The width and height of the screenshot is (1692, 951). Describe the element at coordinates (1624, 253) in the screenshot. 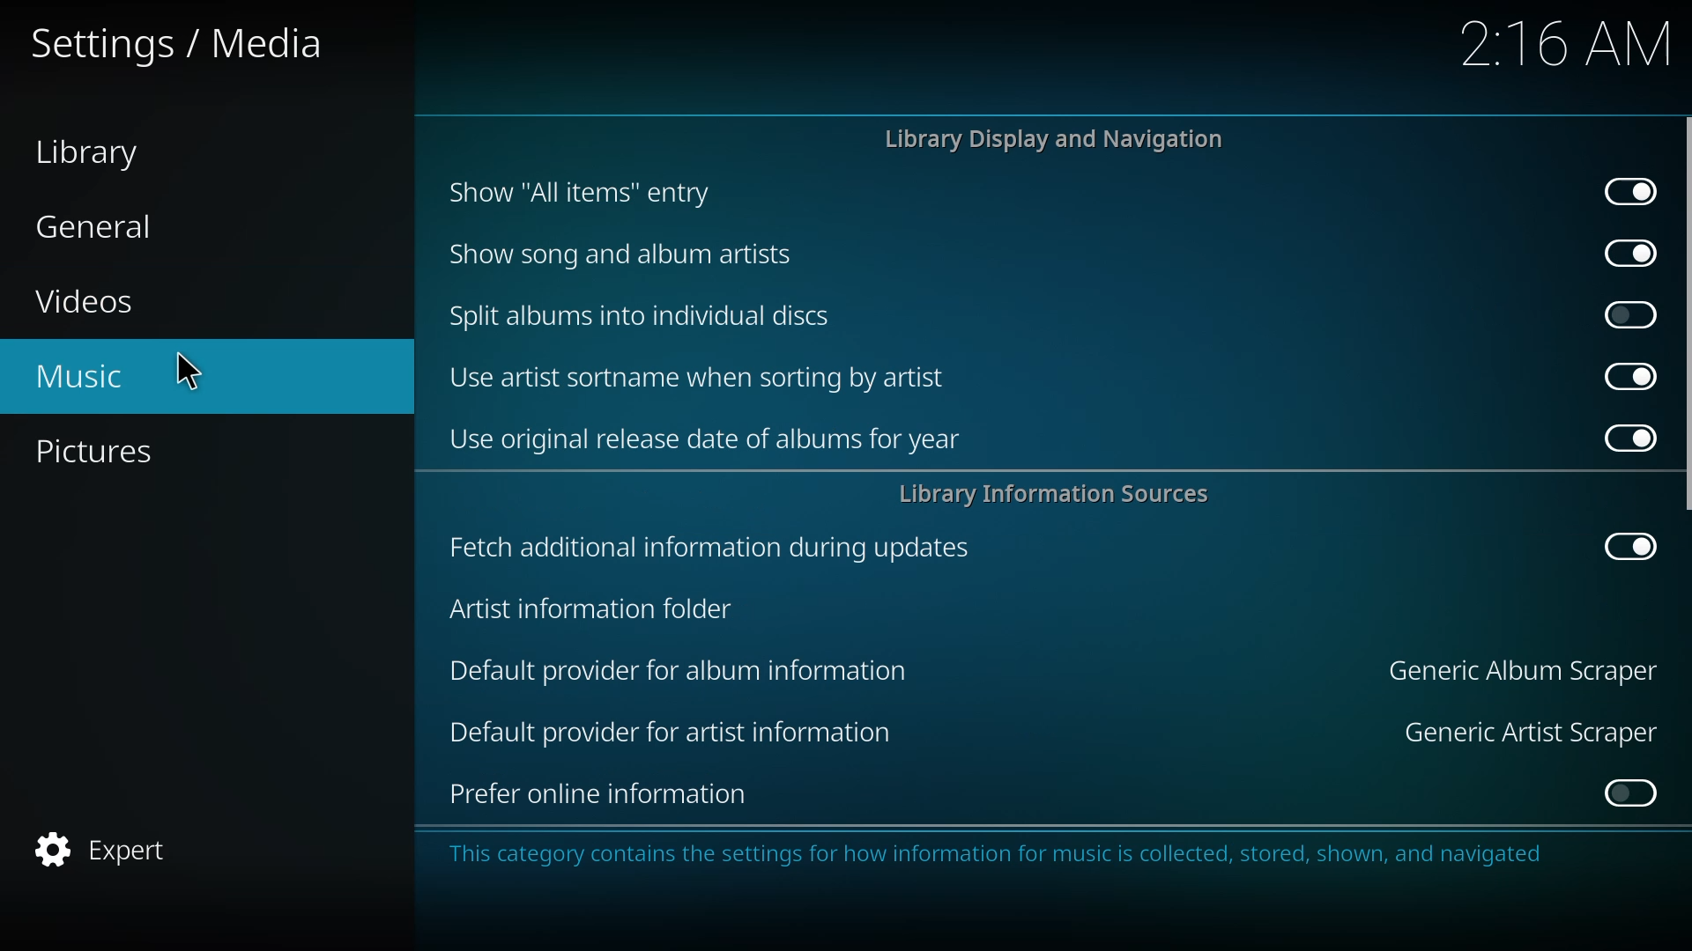

I see `enabled` at that location.